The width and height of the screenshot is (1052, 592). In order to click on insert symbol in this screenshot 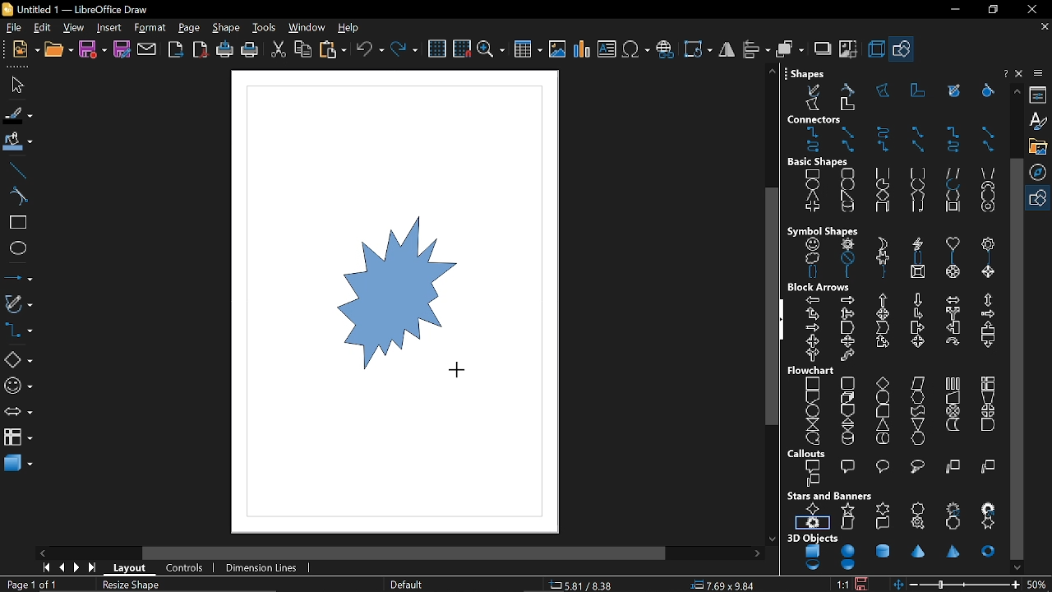, I will do `click(636, 49)`.